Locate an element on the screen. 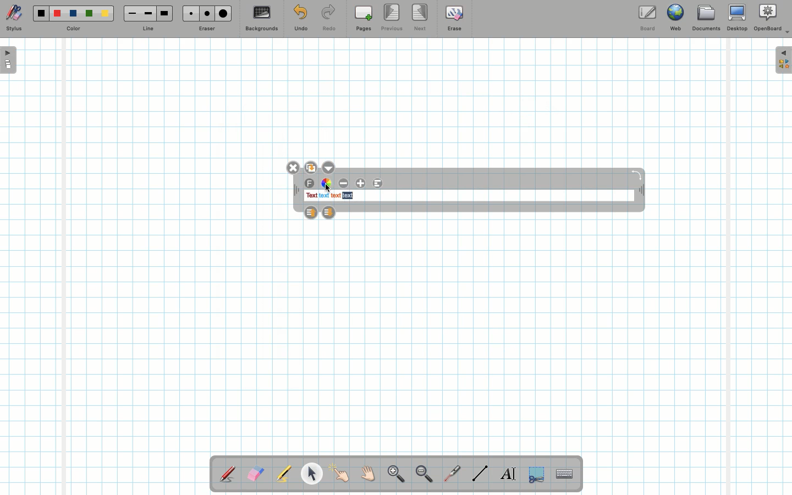 The width and height of the screenshot is (792, 495). Move is located at coordinates (640, 191).